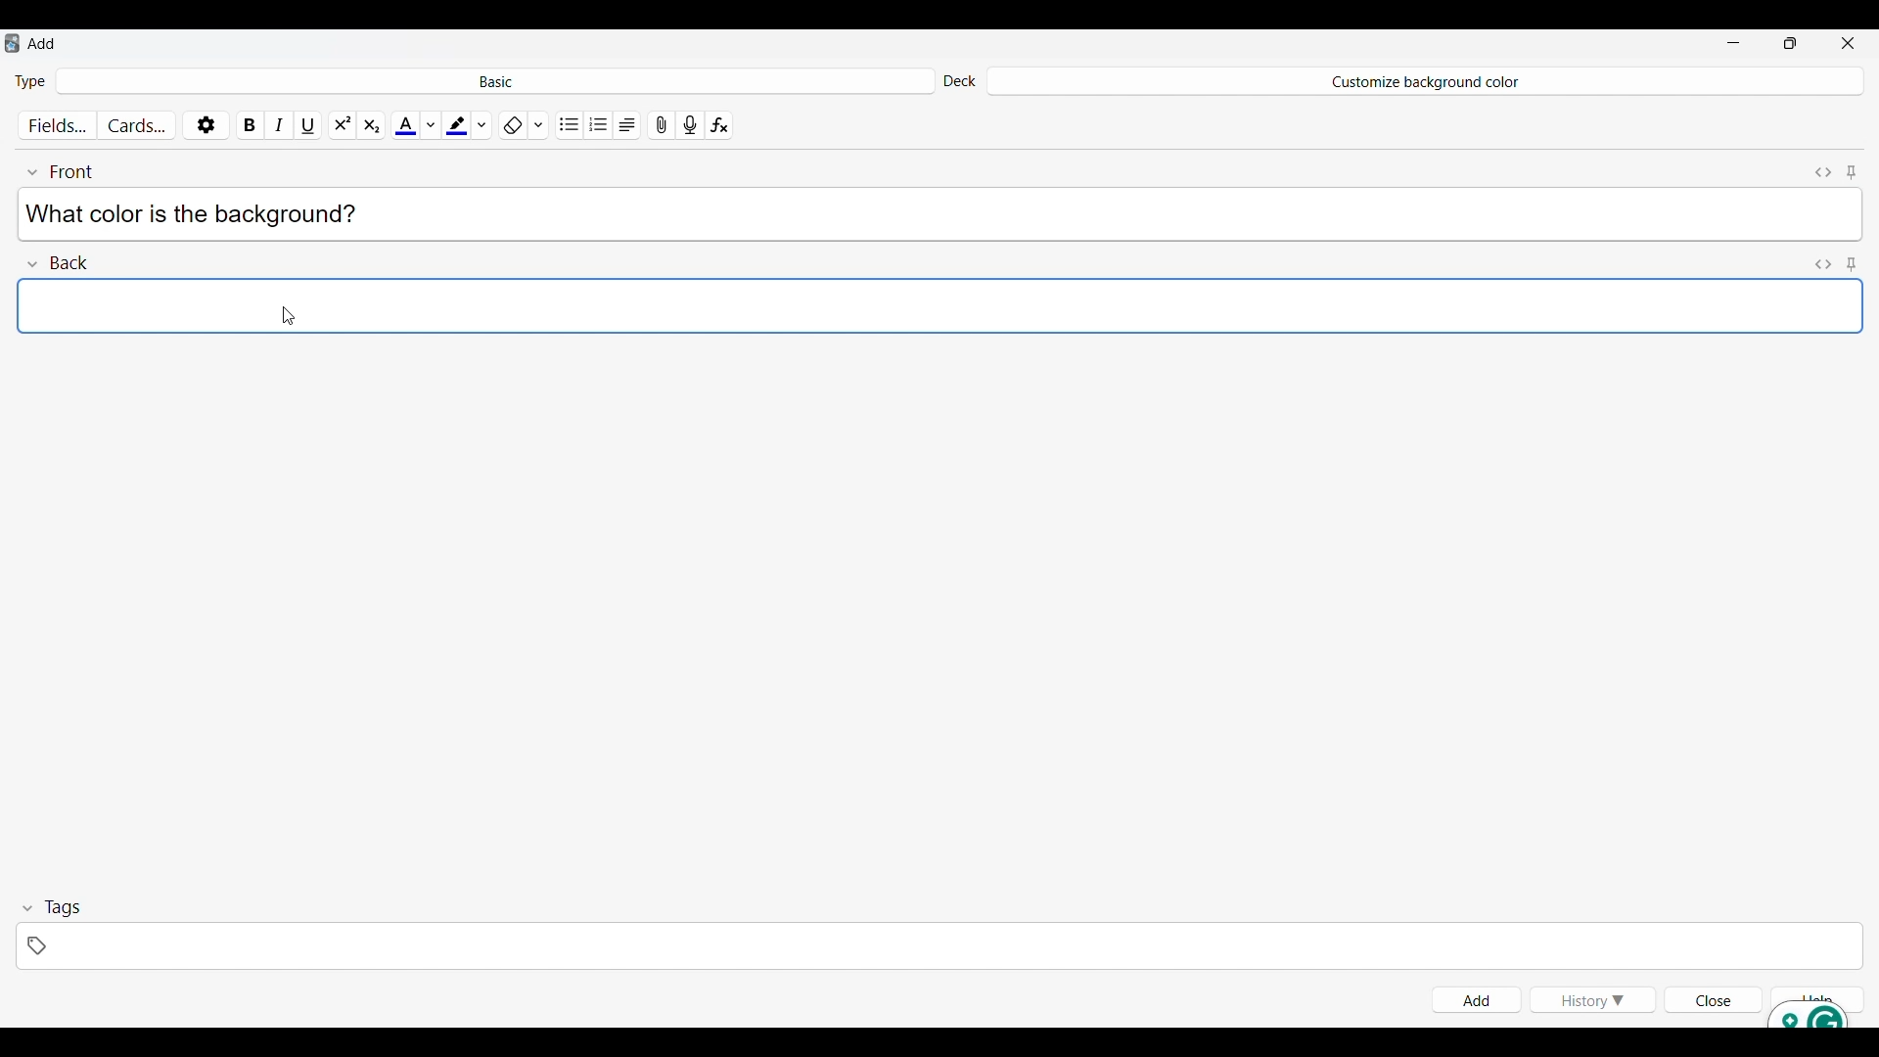 Image resolution: width=1879 pixels, height=1057 pixels. I want to click on Selected highlight color, so click(456, 121).